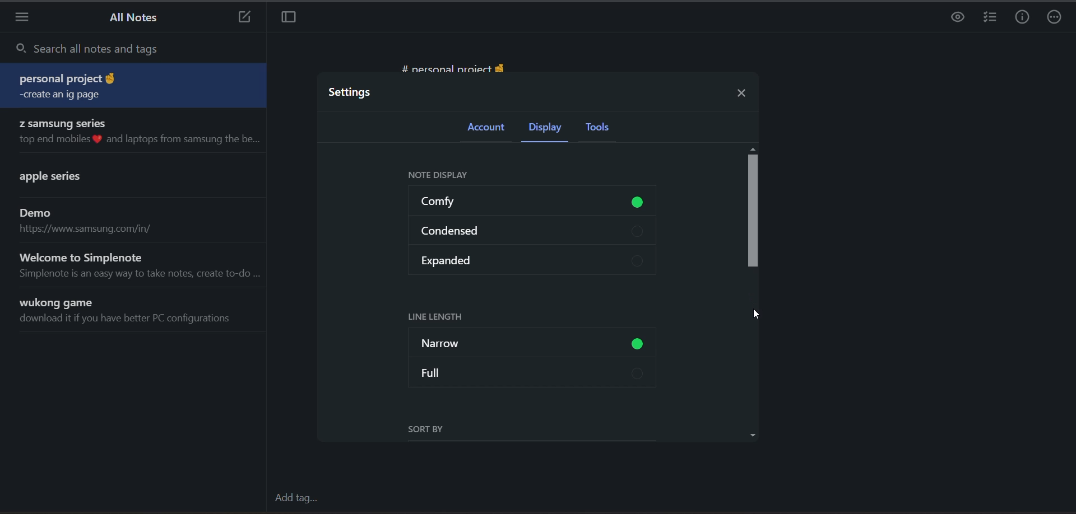 This screenshot has width=1076, height=514. I want to click on note title and preview, so click(88, 221).